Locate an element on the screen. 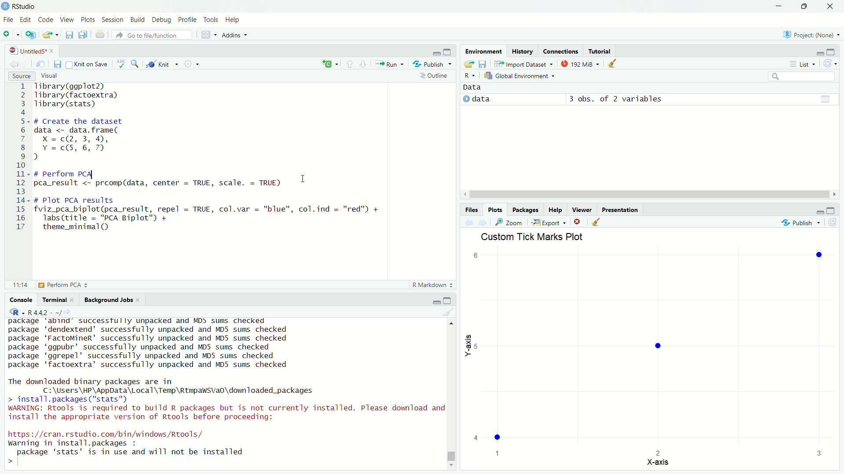 This screenshot has height=474, width=844. cursor is located at coordinates (305, 178).